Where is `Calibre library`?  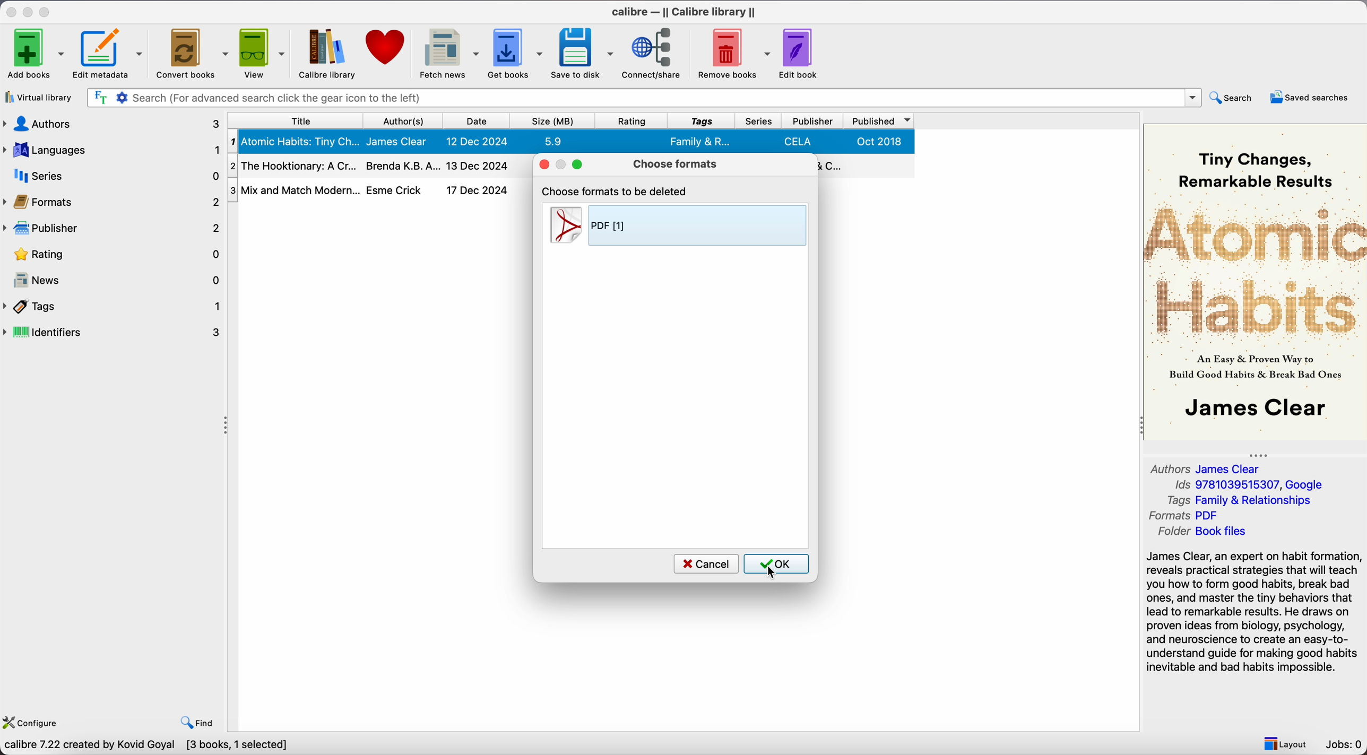
Calibre library is located at coordinates (325, 53).